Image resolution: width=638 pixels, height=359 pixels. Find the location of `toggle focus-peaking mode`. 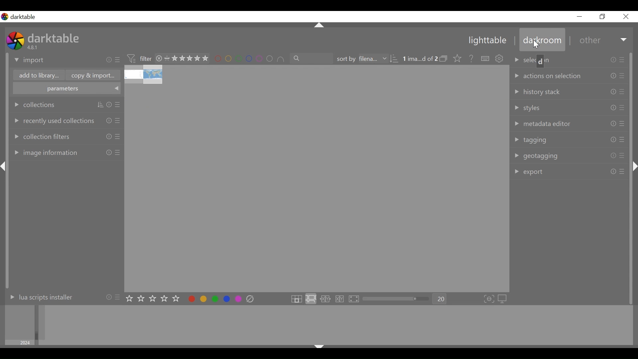

toggle focus-peaking mode is located at coordinates (489, 299).